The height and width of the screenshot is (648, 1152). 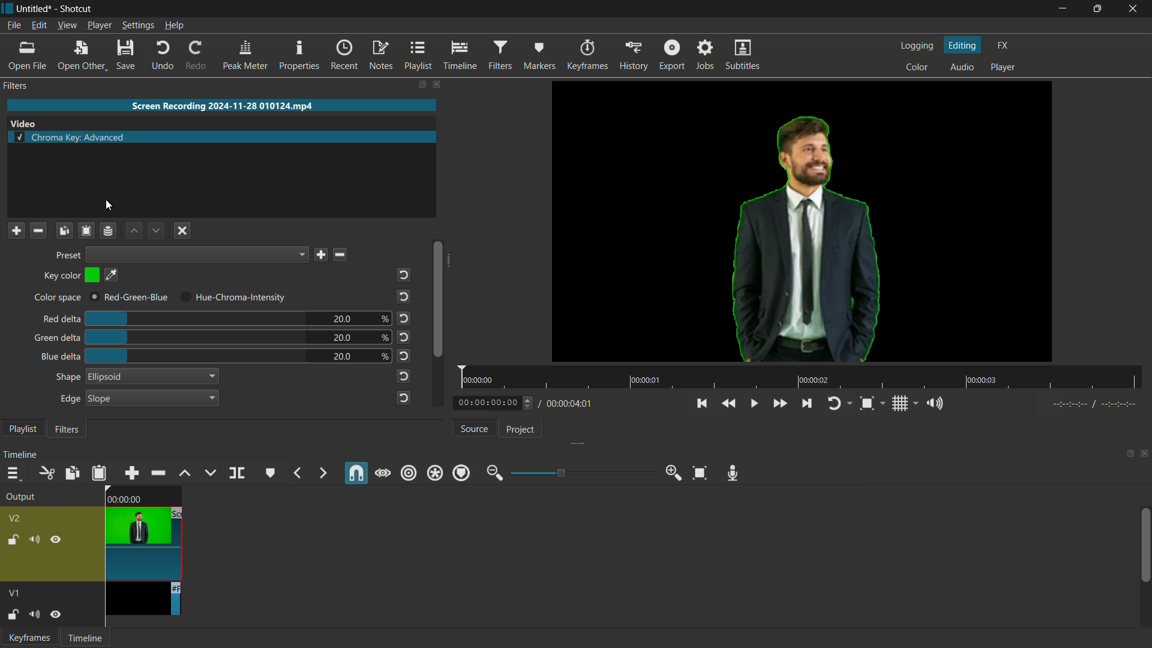 I want to click on close timeline pane, so click(x=1145, y=454).